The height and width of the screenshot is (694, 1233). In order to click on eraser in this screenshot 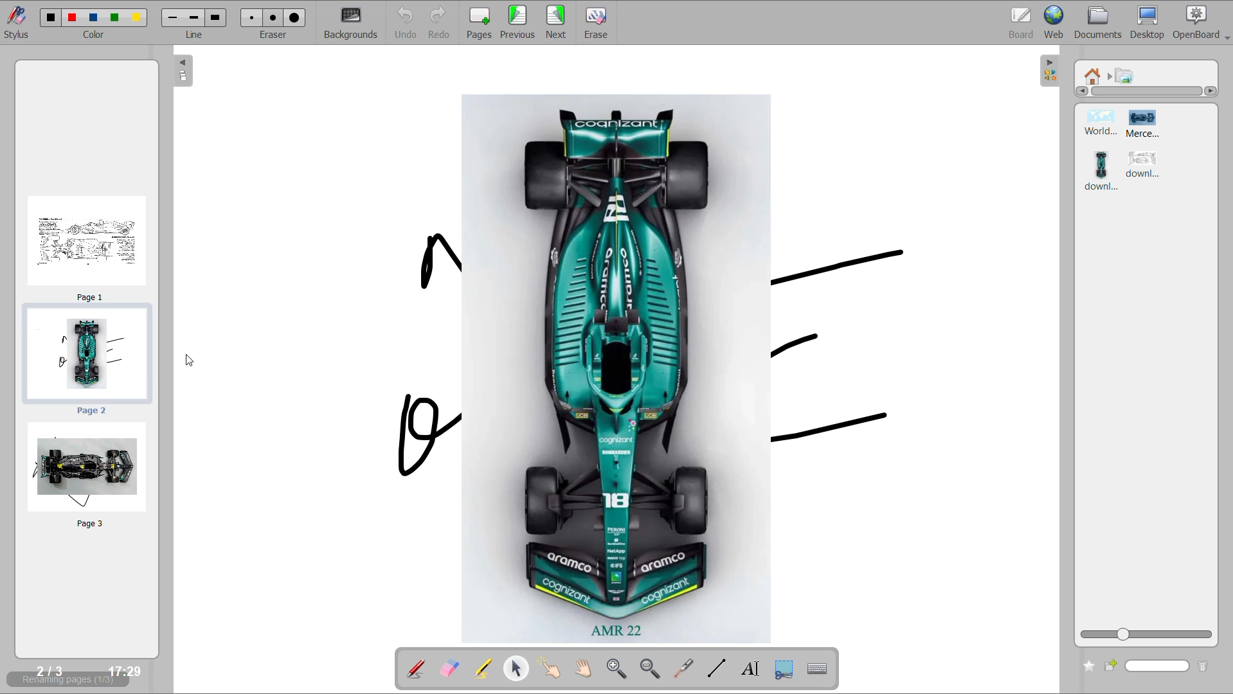, I will do `click(275, 37)`.